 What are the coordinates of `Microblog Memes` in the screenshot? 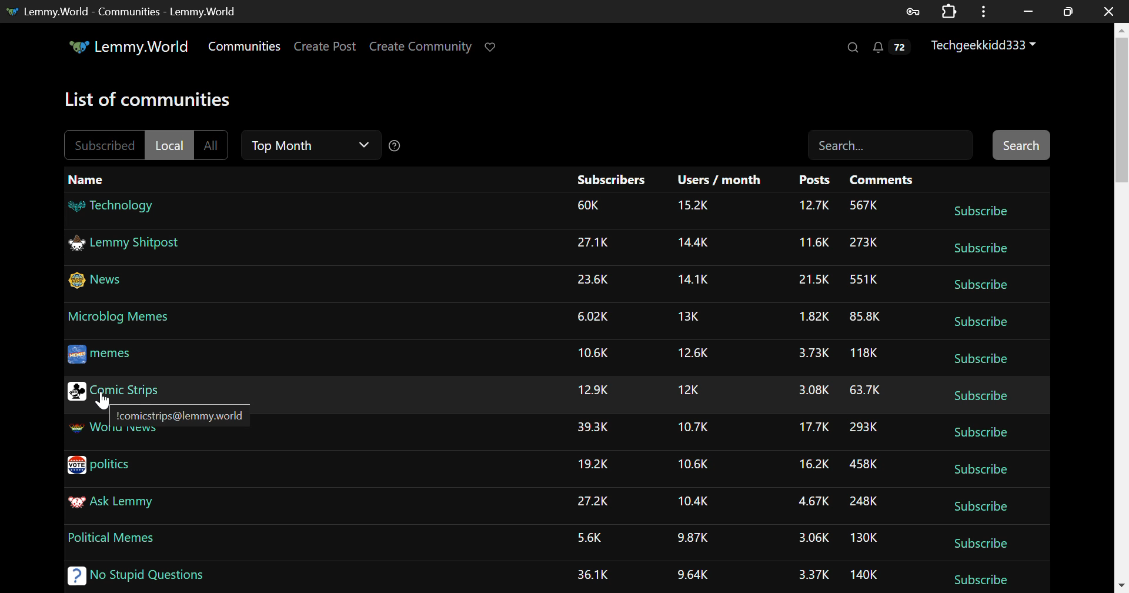 It's located at (121, 317).